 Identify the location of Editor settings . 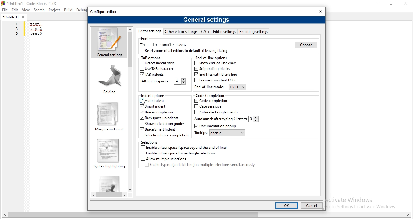
(149, 31).